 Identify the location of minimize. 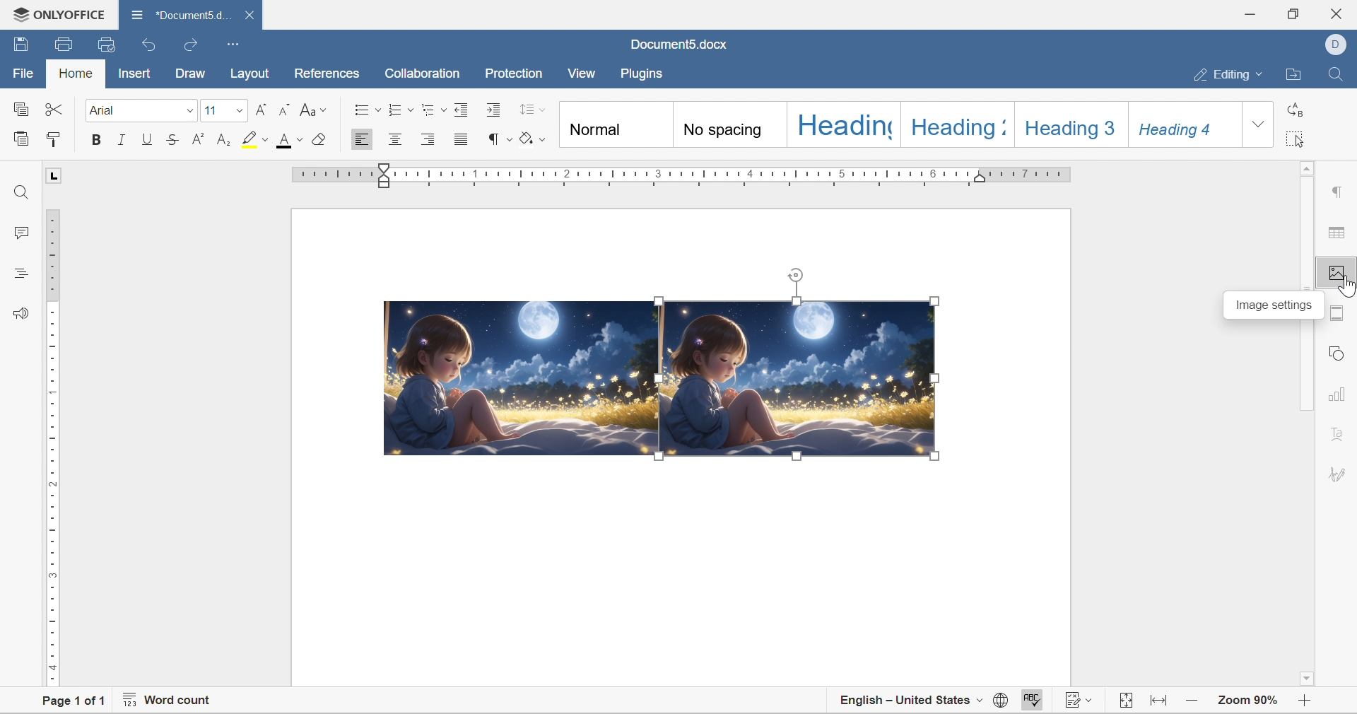
(1247, 15).